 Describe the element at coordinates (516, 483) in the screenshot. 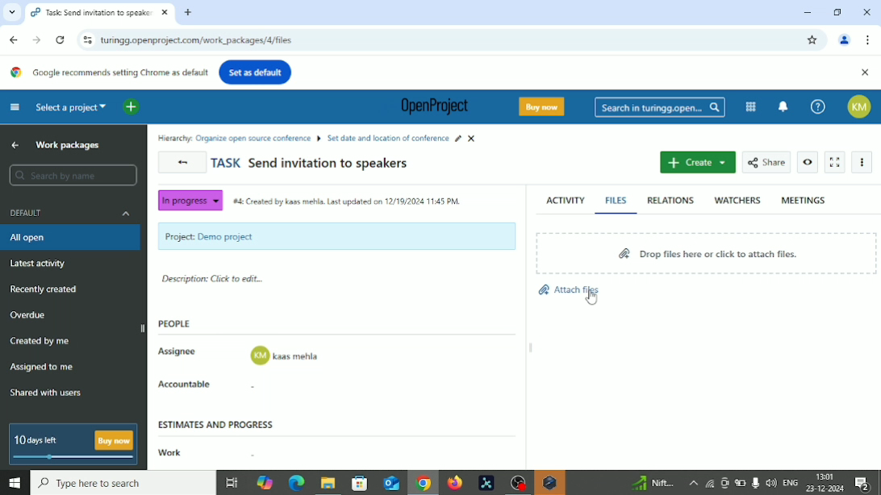

I see `OBS Studio` at that location.